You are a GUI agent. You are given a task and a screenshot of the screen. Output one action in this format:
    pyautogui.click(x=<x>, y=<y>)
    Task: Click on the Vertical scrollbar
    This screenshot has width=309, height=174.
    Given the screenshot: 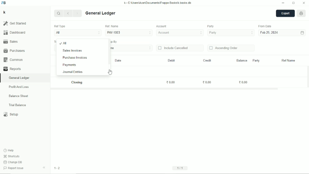 What is the action you would take?
    pyautogui.click(x=110, y=52)
    